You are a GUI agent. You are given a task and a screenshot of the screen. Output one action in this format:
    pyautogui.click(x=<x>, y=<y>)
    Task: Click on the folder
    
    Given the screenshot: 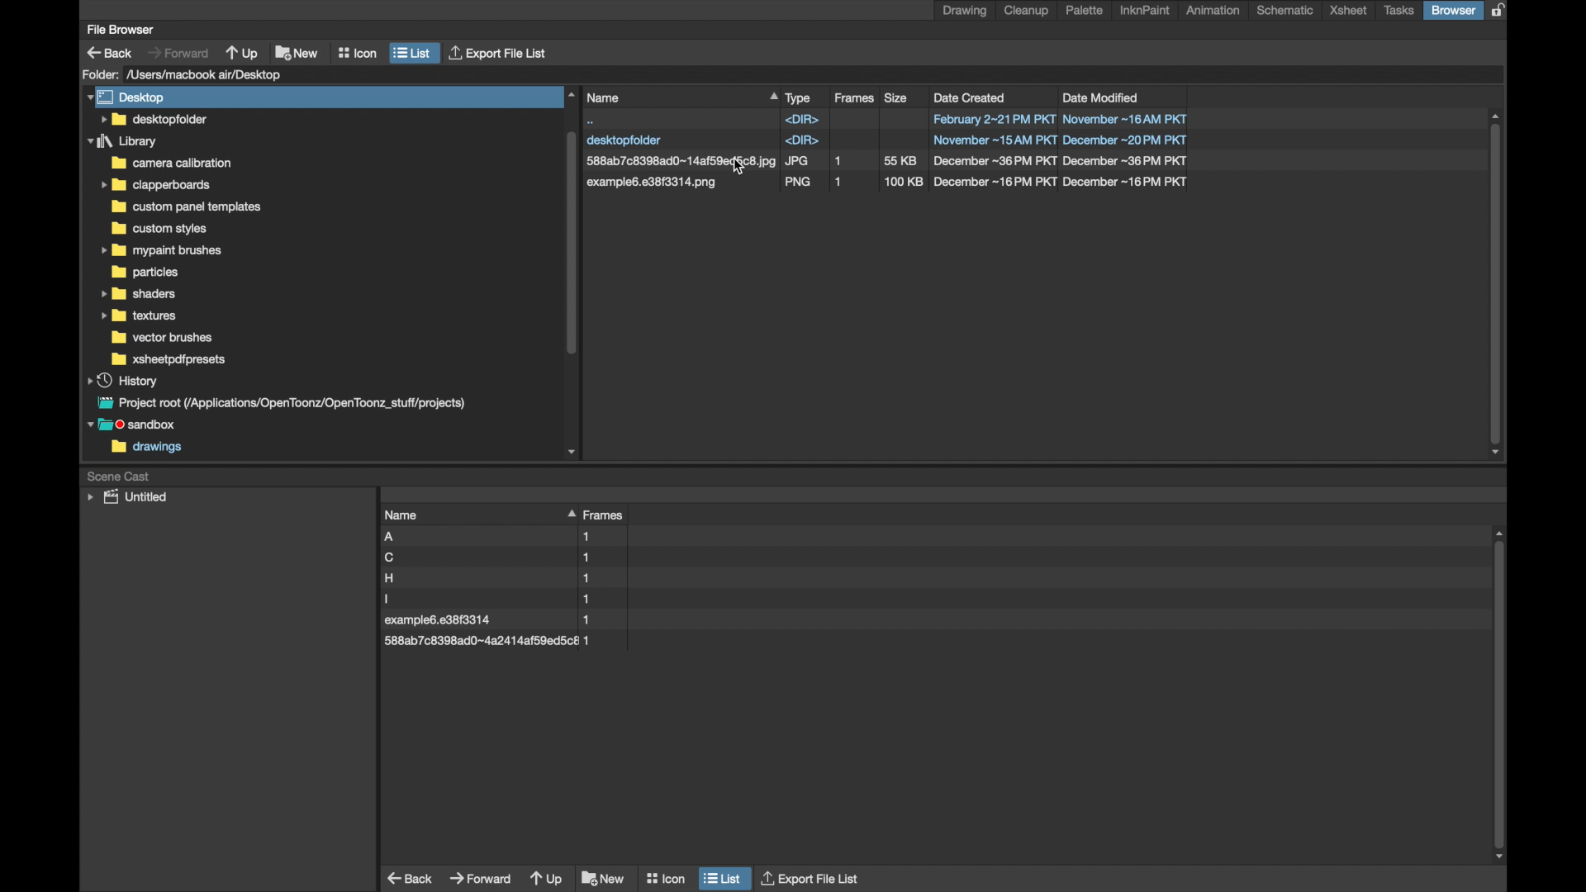 What is the action you would take?
    pyautogui.click(x=153, y=119)
    